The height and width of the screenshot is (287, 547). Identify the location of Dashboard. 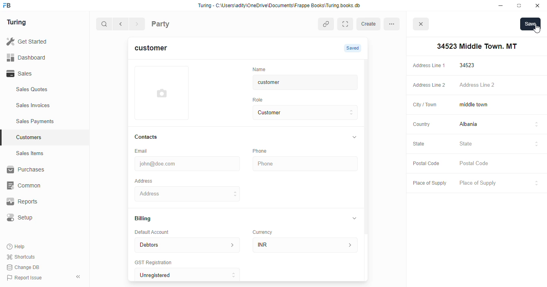
(38, 57).